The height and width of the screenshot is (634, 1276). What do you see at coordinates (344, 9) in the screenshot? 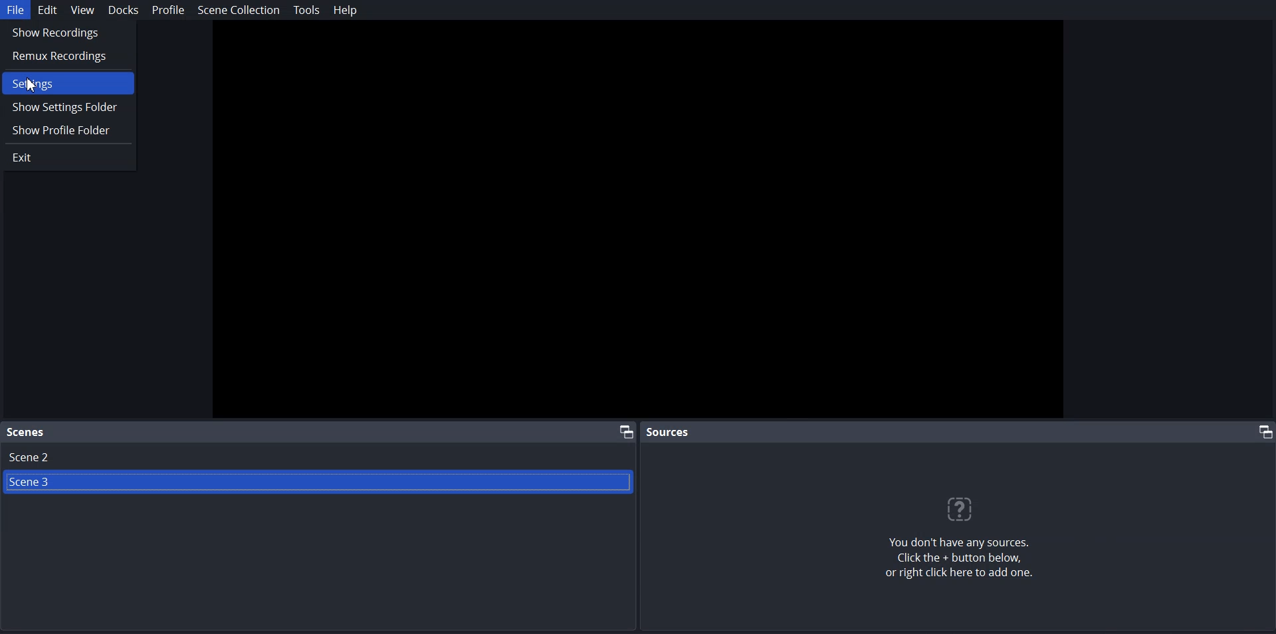
I see `Help` at bounding box center [344, 9].